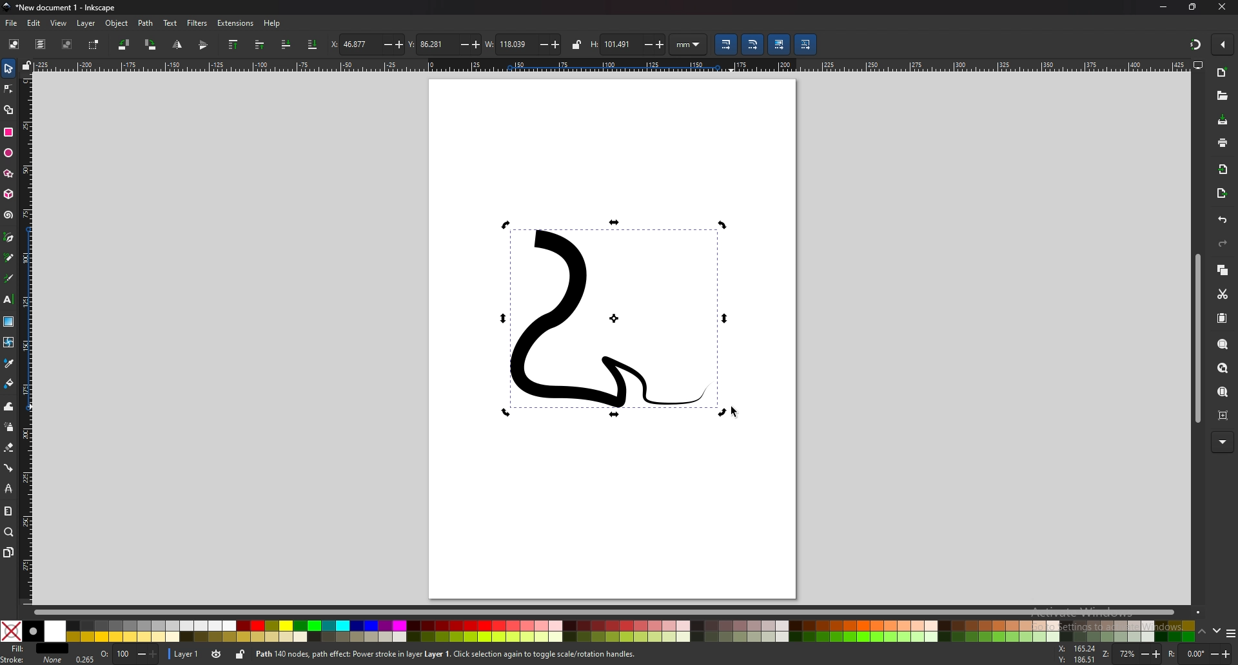 The image size is (1238, 665). Describe the element at coordinates (1197, 338) in the screenshot. I see `scroll bar` at that location.